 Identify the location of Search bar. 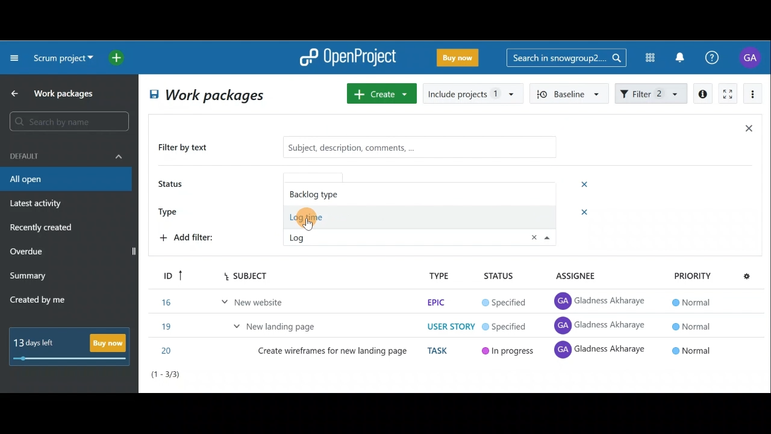
(566, 57).